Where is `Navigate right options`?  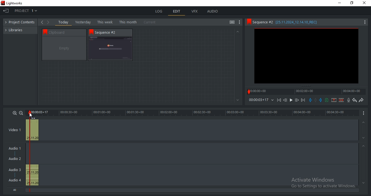 Navigate right options is located at coordinates (49, 22).